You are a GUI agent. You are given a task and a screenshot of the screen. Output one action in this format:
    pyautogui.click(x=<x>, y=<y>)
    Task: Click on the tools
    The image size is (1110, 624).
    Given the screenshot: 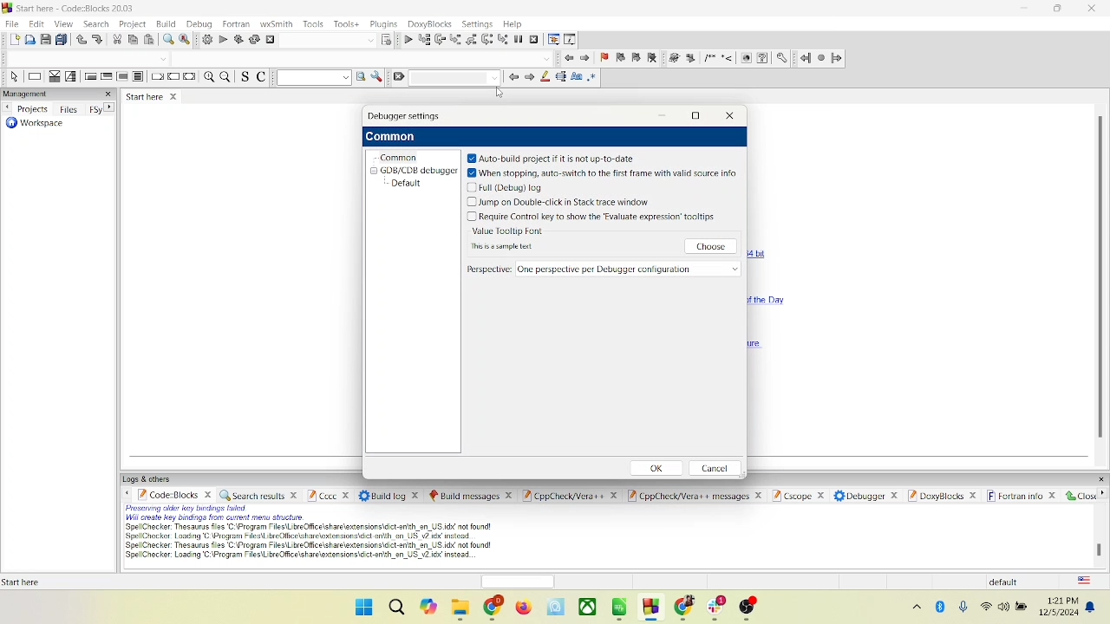 What is the action you would take?
    pyautogui.click(x=315, y=25)
    